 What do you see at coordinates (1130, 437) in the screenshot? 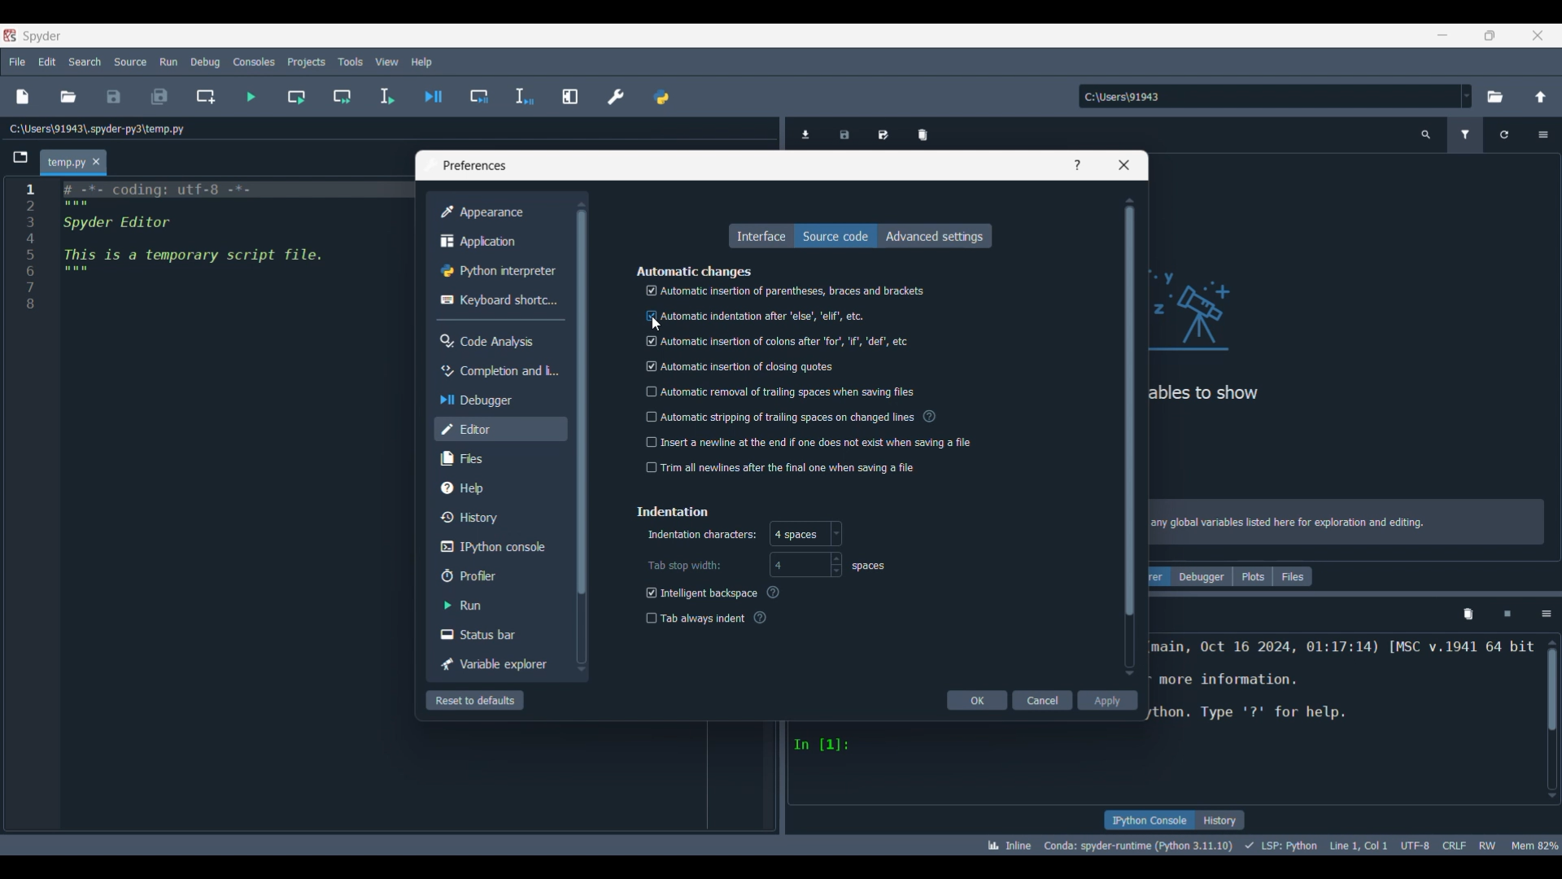
I see `Vertical slide bar` at bounding box center [1130, 437].